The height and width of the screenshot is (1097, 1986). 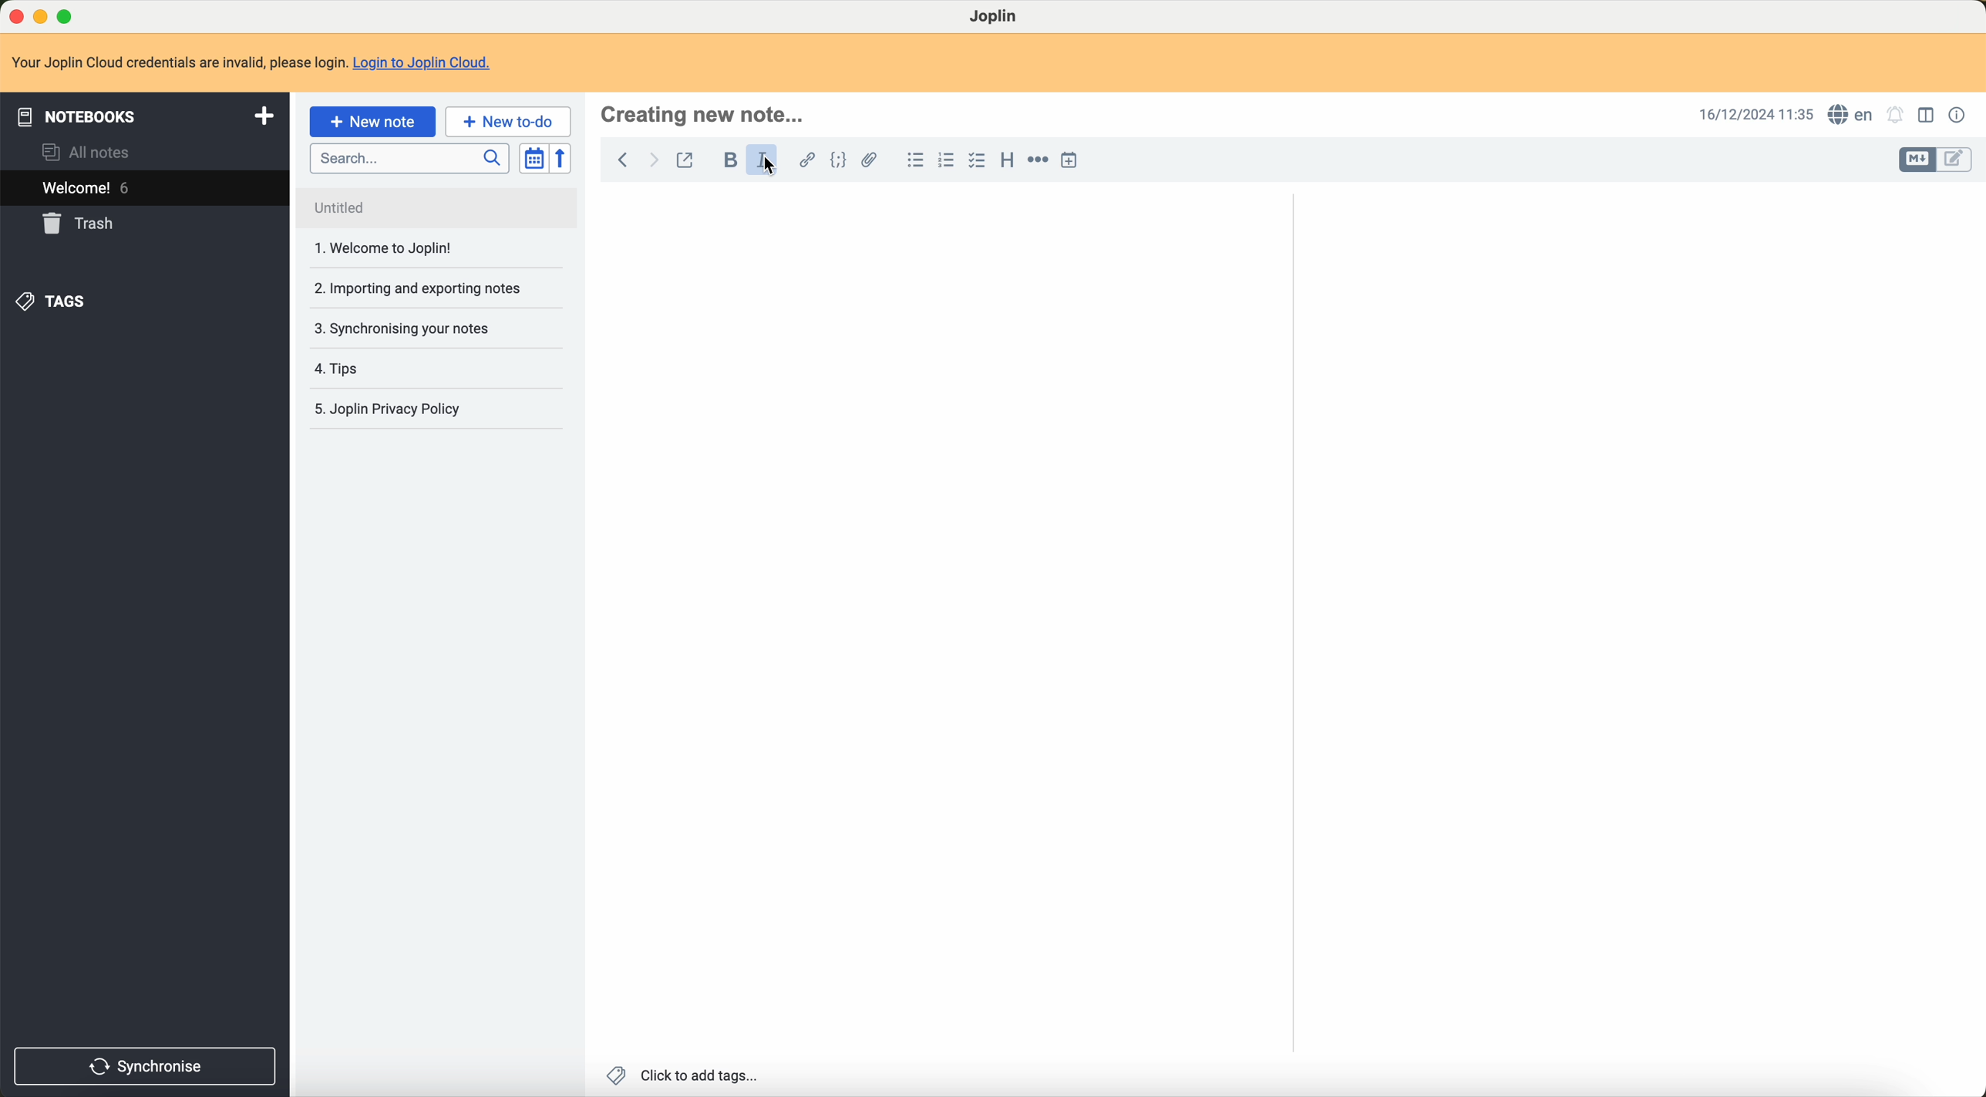 What do you see at coordinates (68, 14) in the screenshot?
I see `maximize` at bounding box center [68, 14].